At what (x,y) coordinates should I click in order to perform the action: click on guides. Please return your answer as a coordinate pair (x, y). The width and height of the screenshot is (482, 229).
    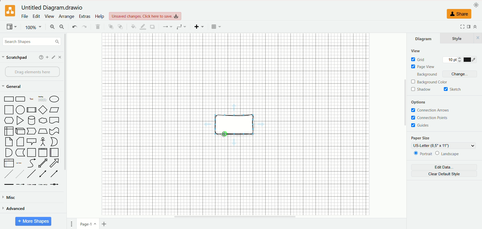
    Looking at the image, I should click on (421, 126).